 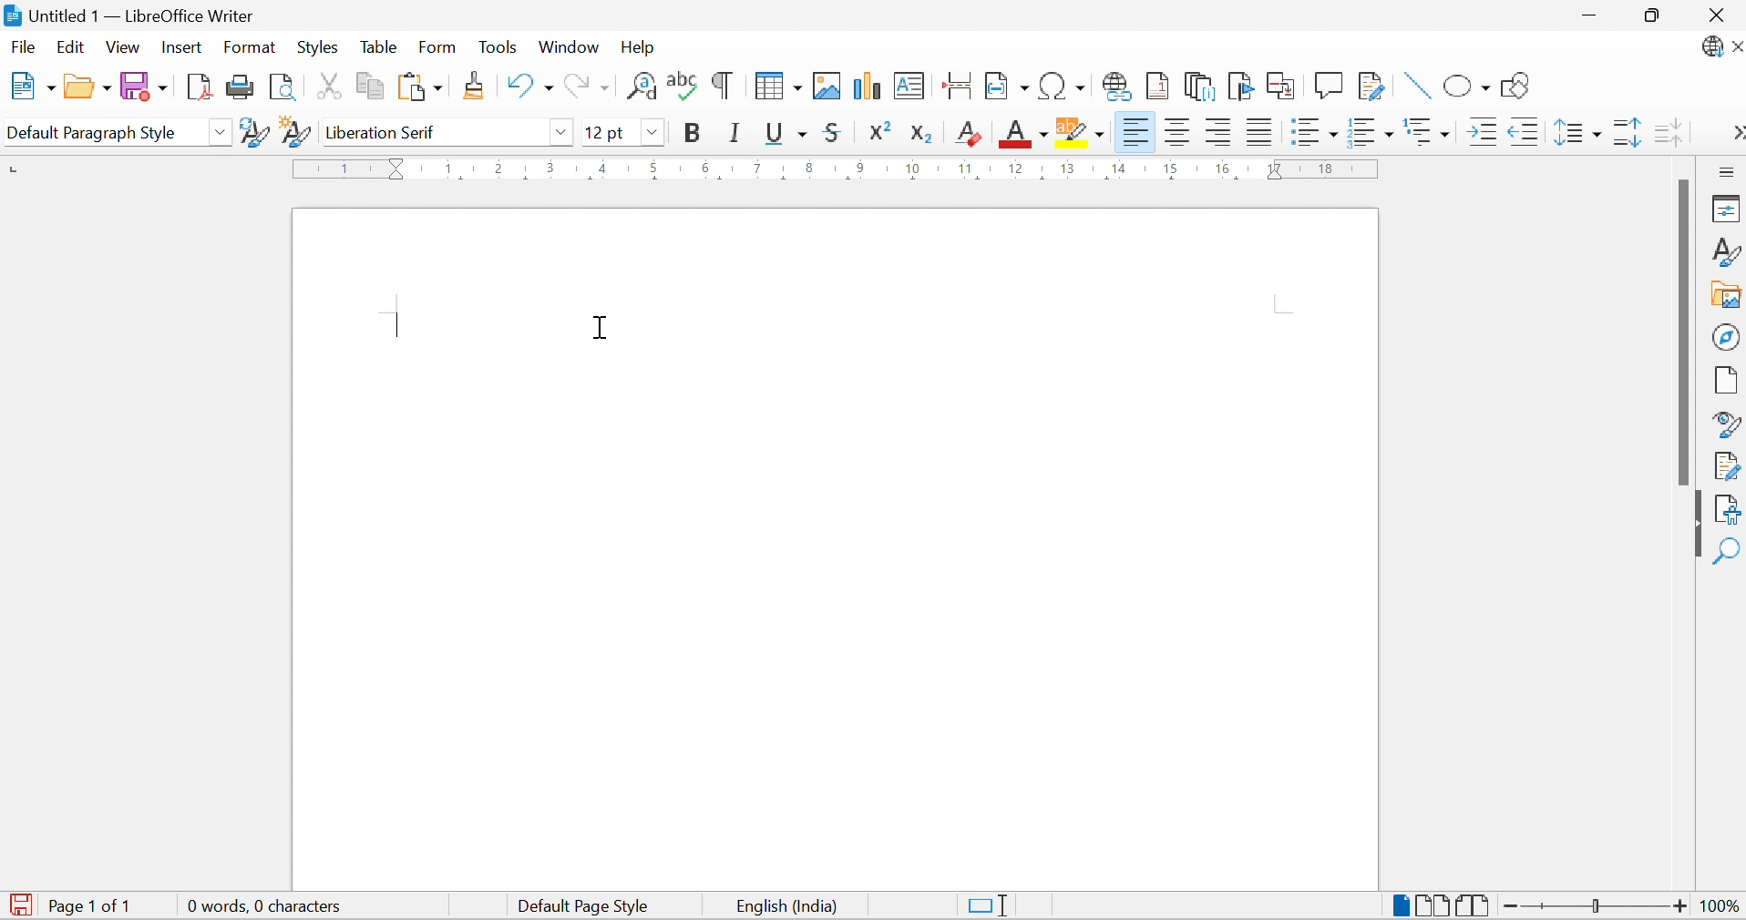 I want to click on Update Selected Style, so click(x=253, y=132).